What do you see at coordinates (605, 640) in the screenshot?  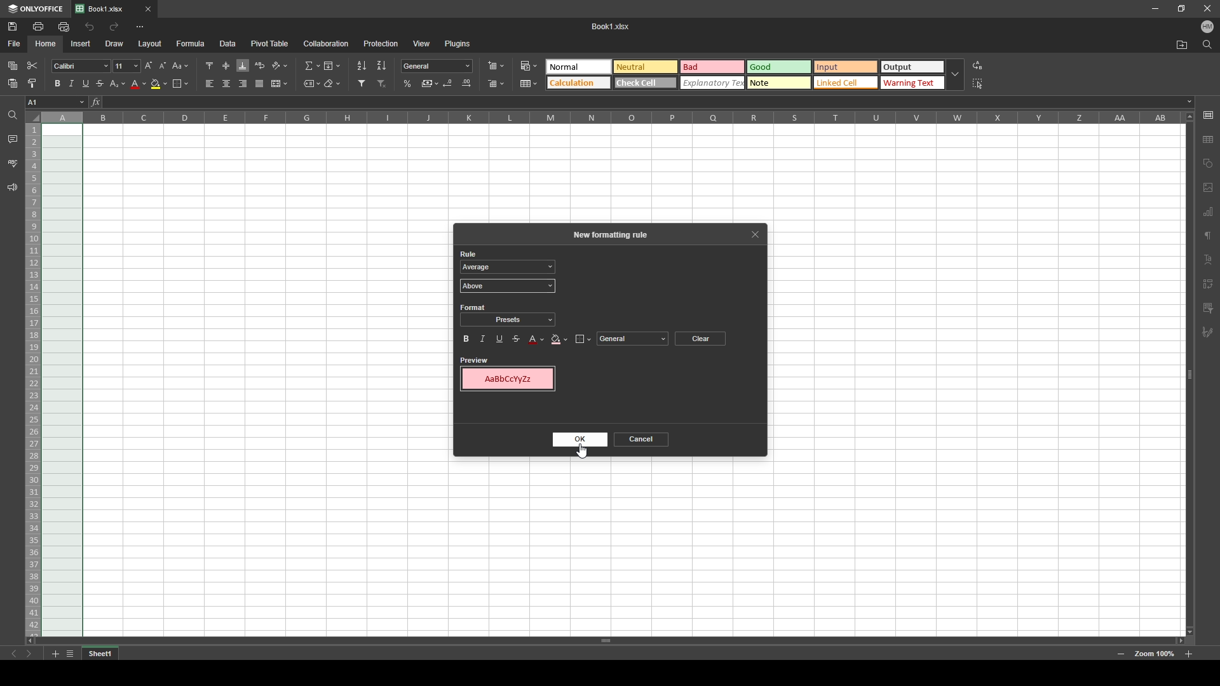 I see `scroll bar` at bounding box center [605, 640].